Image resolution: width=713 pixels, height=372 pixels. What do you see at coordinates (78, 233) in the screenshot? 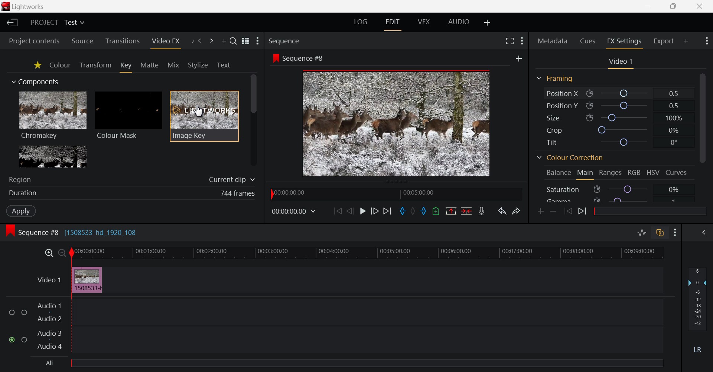
I see `Sequence #8 [1508533-hd_1920_108` at bounding box center [78, 233].